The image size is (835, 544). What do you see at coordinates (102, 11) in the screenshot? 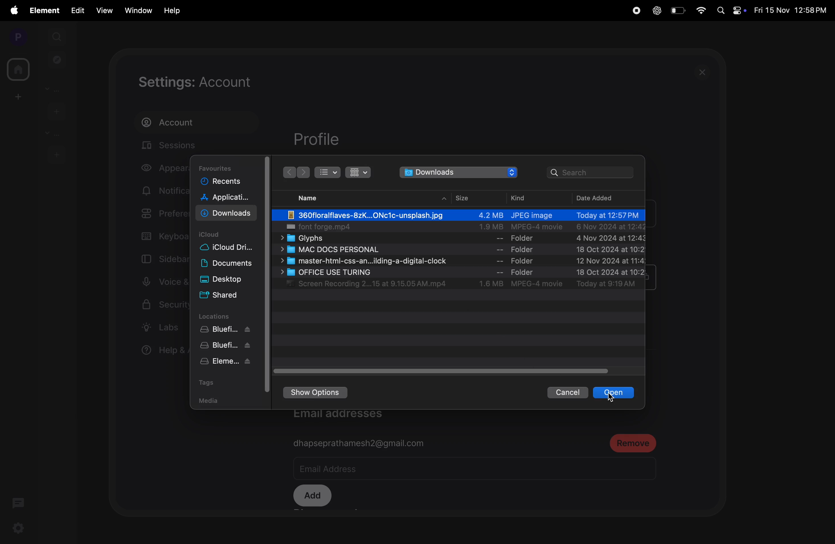
I see `view` at bounding box center [102, 11].